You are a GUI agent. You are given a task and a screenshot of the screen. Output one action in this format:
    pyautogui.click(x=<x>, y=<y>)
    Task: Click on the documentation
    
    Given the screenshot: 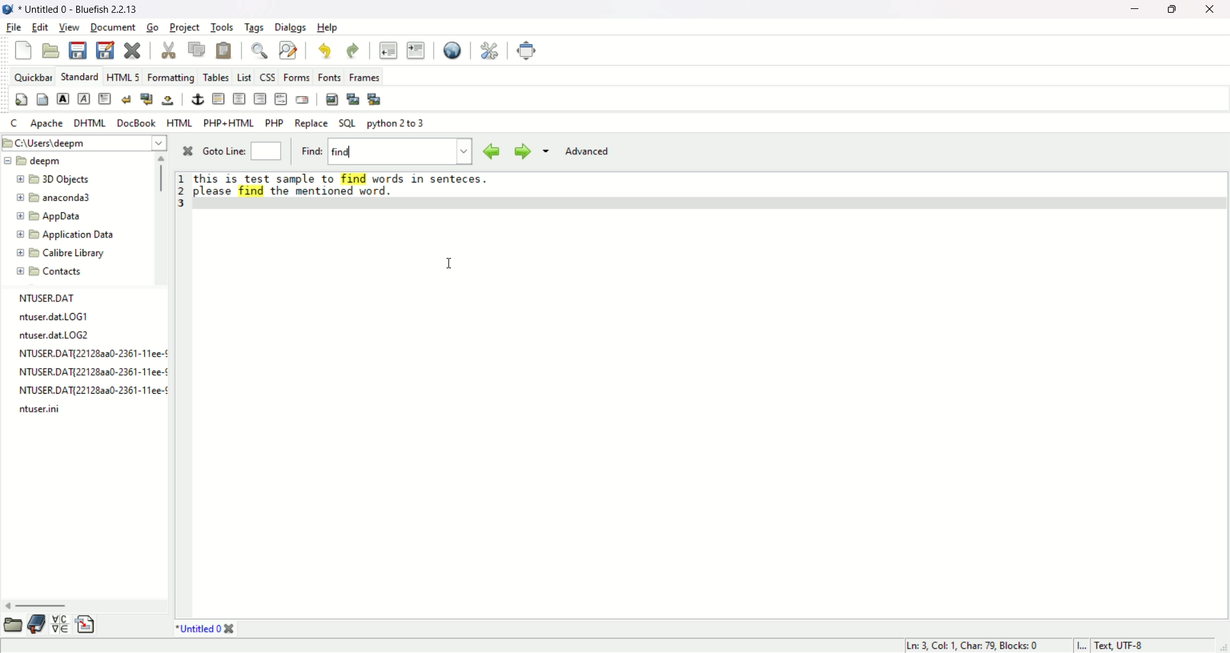 What is the action you would take?
    pyautogui.click(x=37, y=624)
    